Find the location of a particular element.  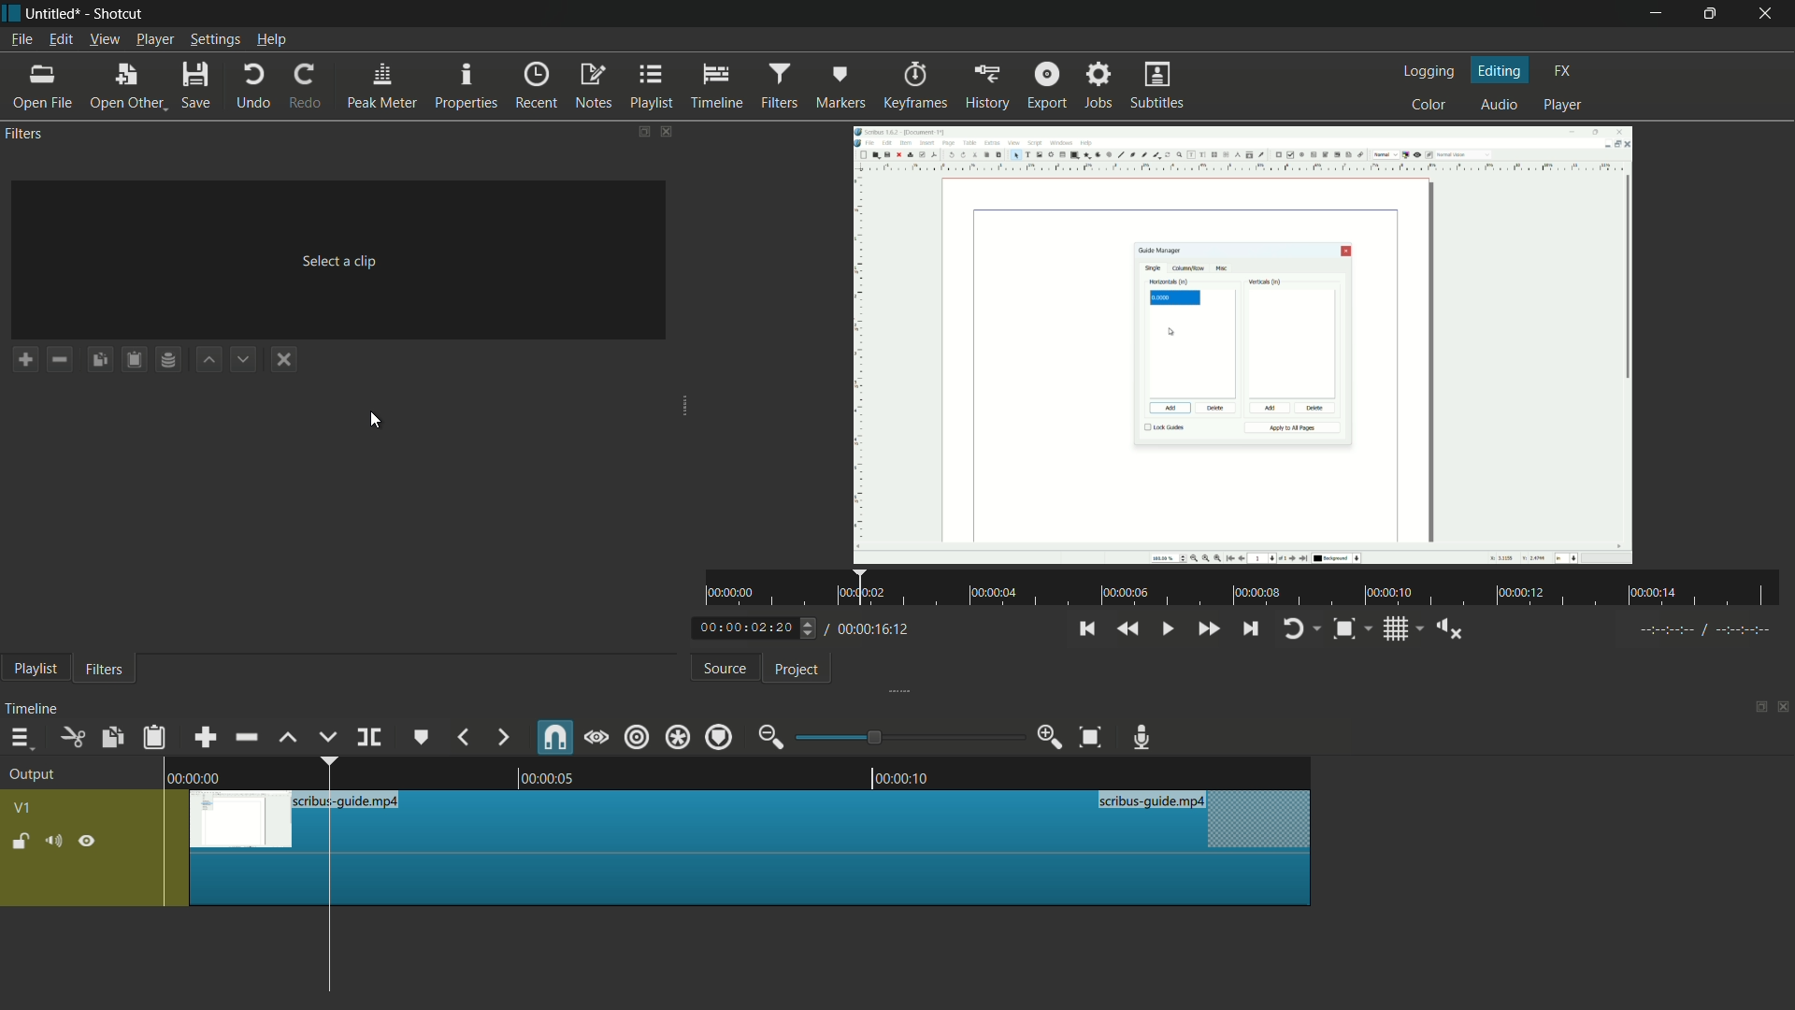

quickly play backward is located at coordinates (1131, 628).